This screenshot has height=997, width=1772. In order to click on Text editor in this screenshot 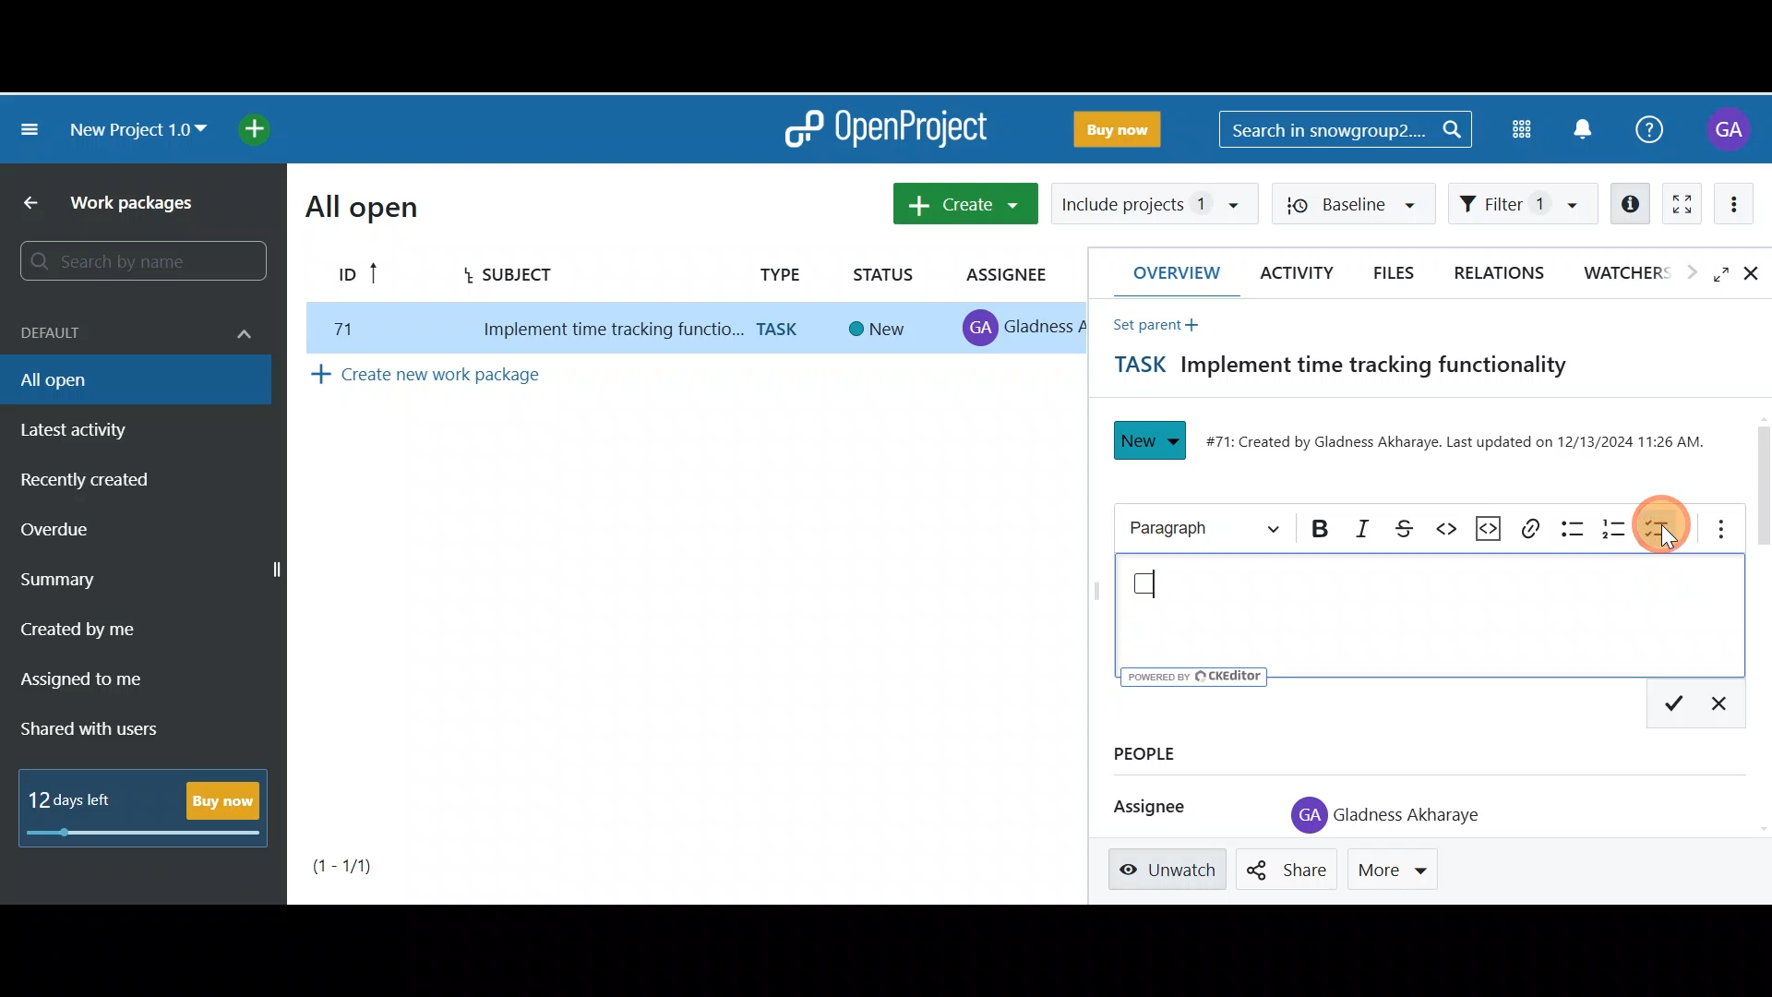, I will do `click(1432, 609)`.